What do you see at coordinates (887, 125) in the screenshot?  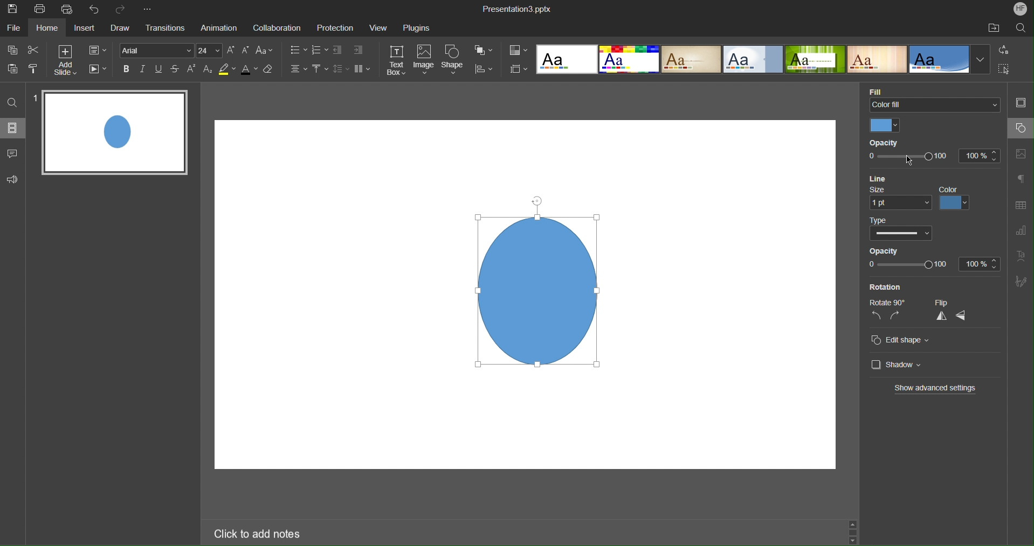 I see `Color` at bounding box center [887, 125].